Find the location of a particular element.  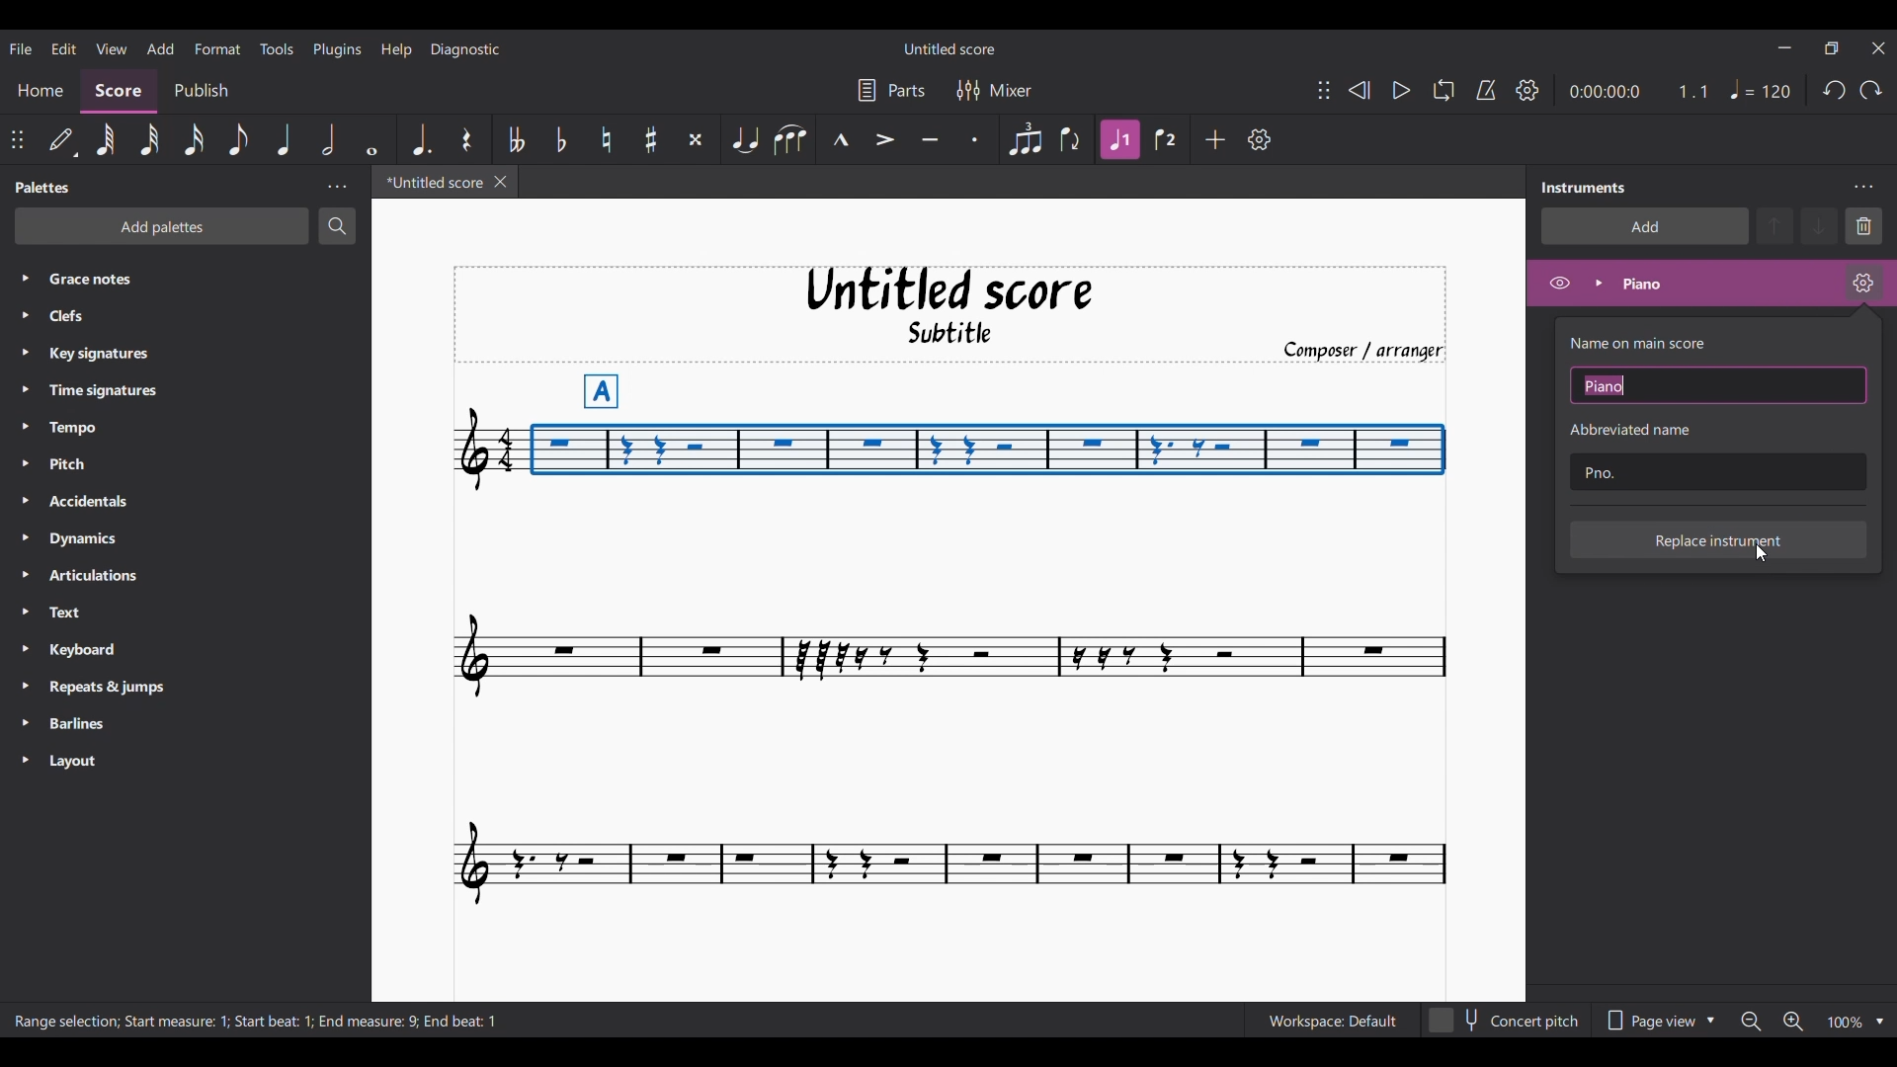

Publish section is located at coordinates (204, 87).